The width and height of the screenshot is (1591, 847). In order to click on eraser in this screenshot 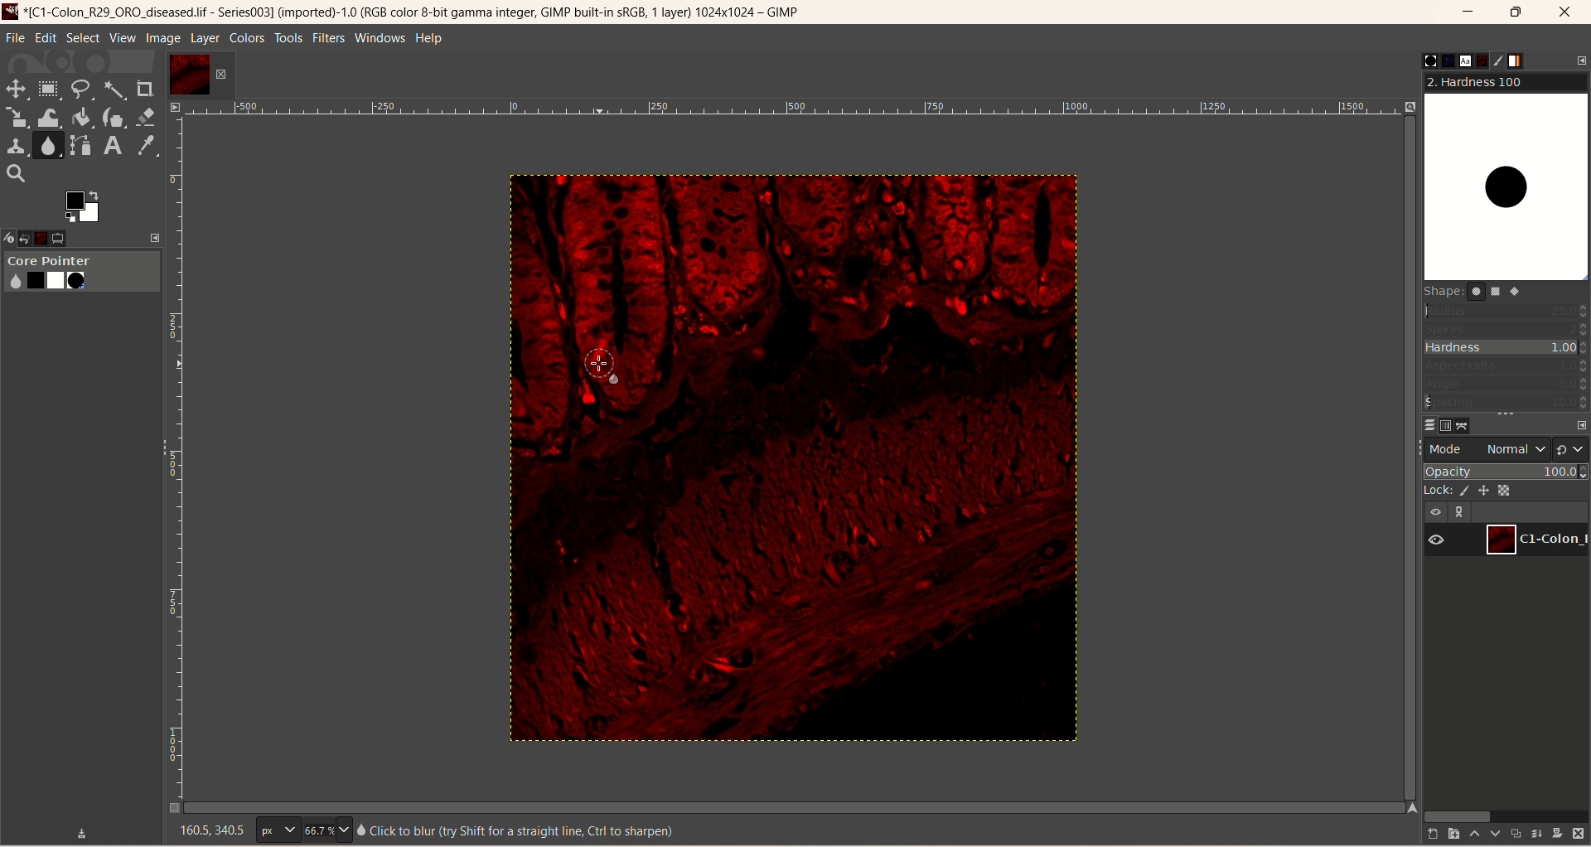, I will do `click(147, 117)`.